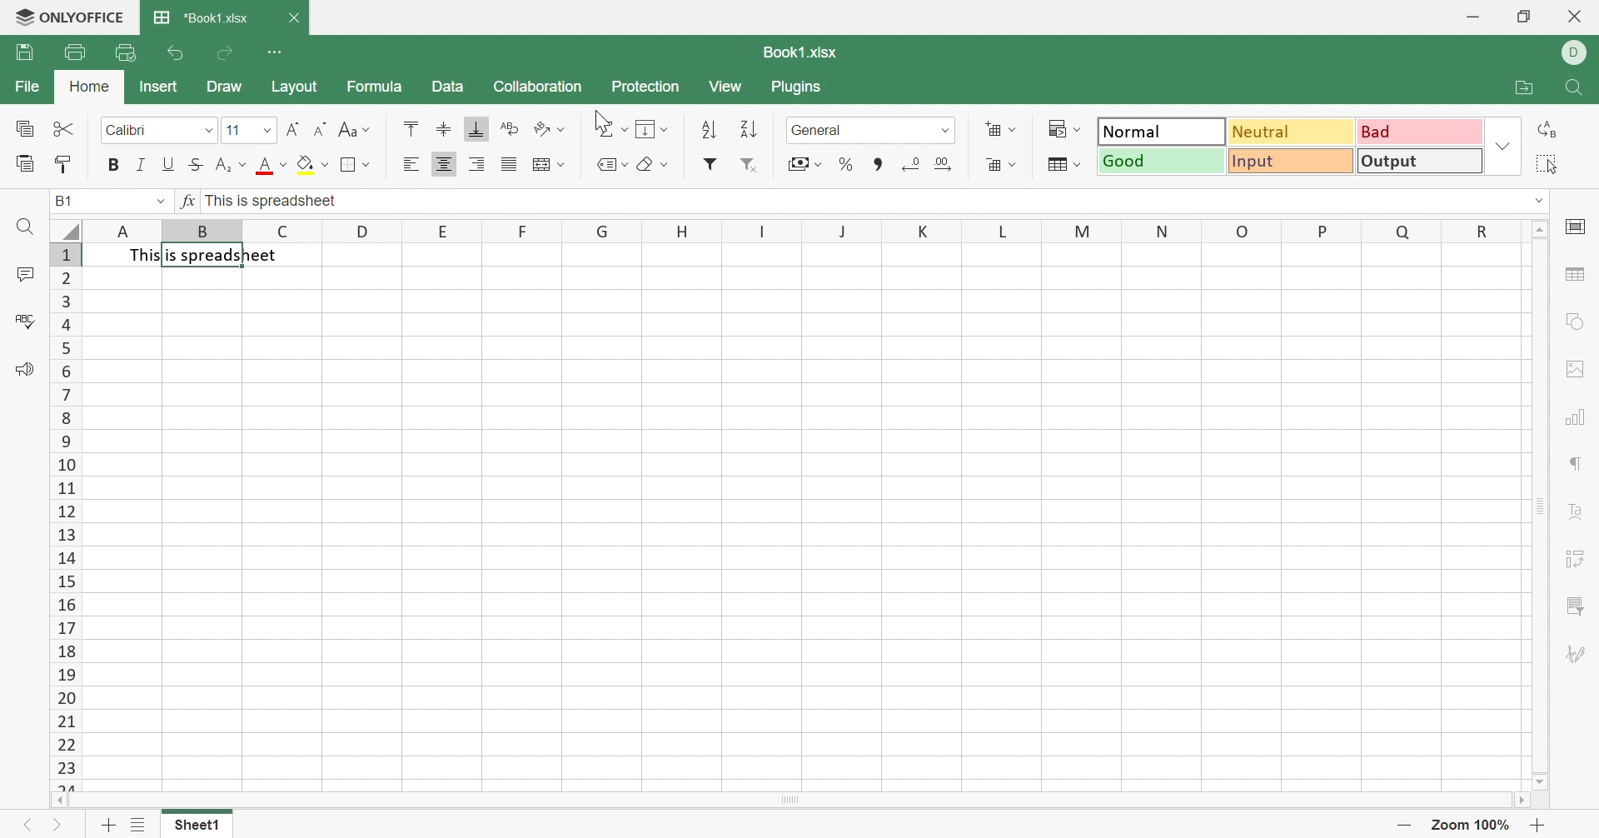 The height and width of the screenshot is (838, 1599). Describe the element at coordinates (177, 53) in the screenshot. I see `Undo` at that location.